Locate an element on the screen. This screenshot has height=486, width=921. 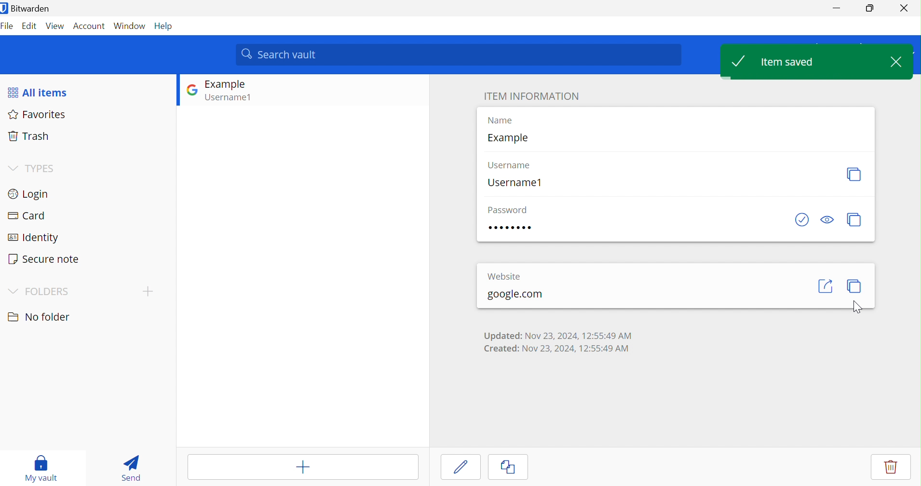
Delete is located at coordinates (891, 468).